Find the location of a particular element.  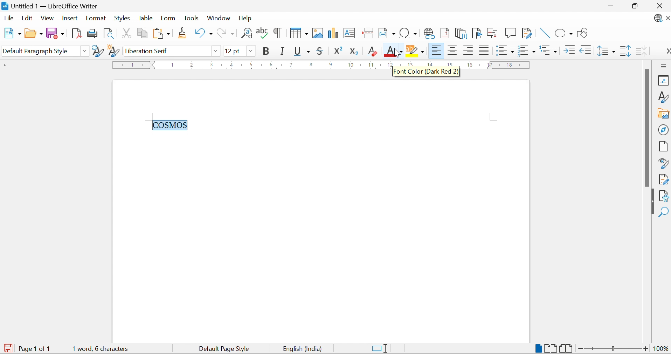

12 is located at coordinates (391, 64).